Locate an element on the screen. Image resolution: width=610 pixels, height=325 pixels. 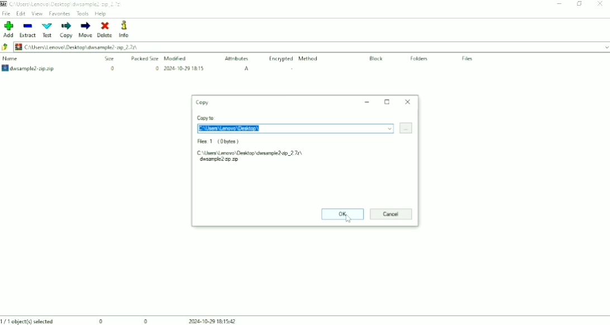
C:\Users\Lenovo\Desktop\dwsample2-zip_2.7z is located at coordinates (75, 47).